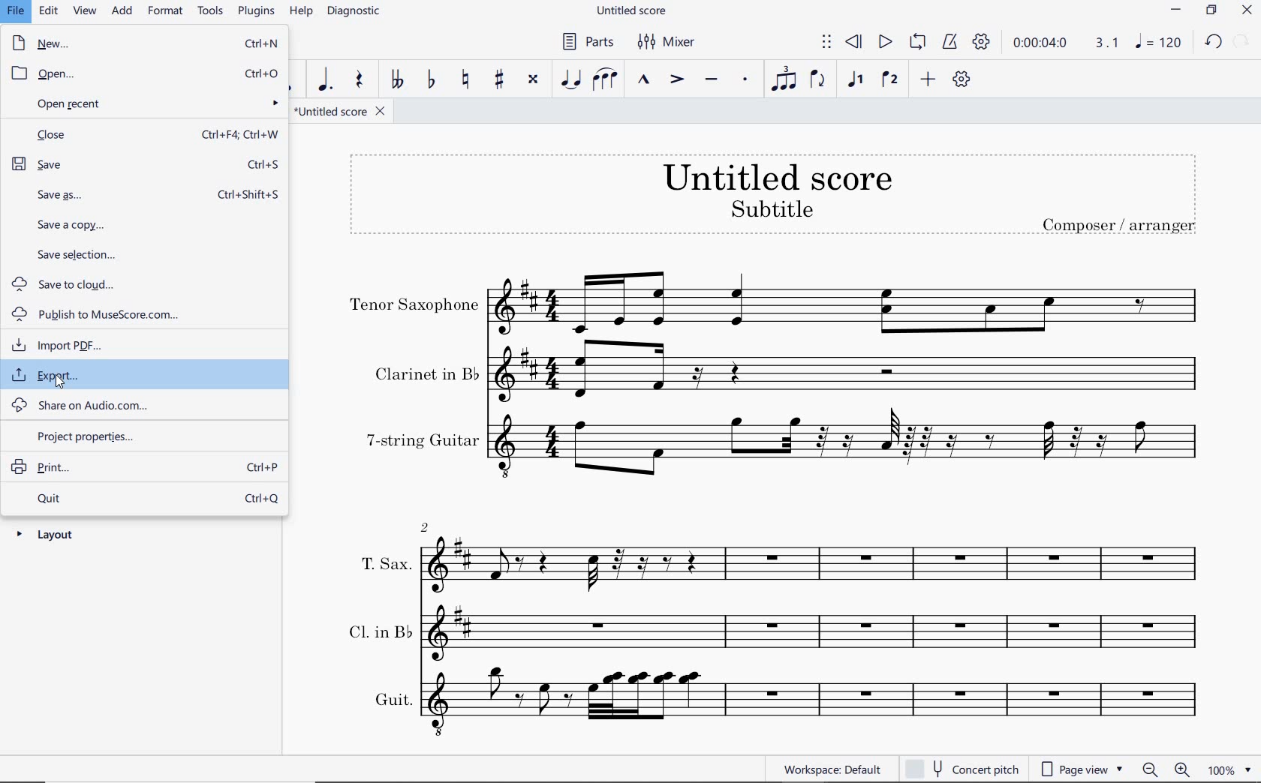 This screenshot has width=1261, height=783. What do you see at coordinates (50, 535) in the screenshot?
I see `layout` at bounding box center [50, 535].